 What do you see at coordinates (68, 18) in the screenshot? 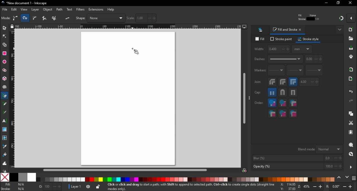
I see `Flatten spiro or BSpline LPE` at bounding box center [68, 18].